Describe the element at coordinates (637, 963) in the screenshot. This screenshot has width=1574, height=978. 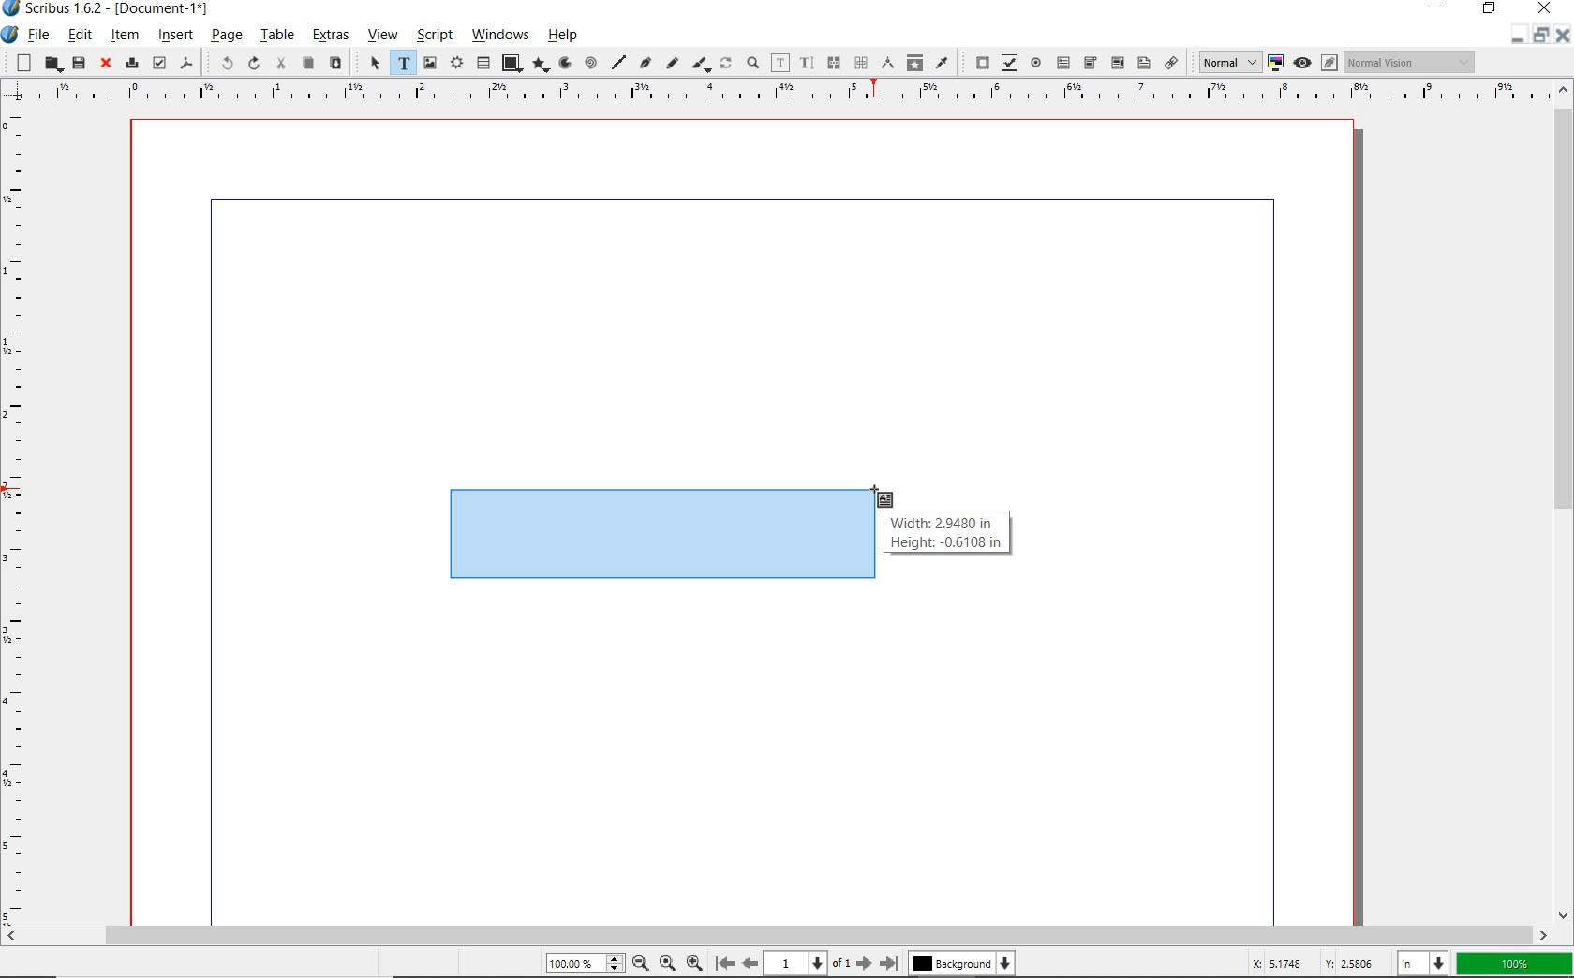
I see `Zoom out` at that location.